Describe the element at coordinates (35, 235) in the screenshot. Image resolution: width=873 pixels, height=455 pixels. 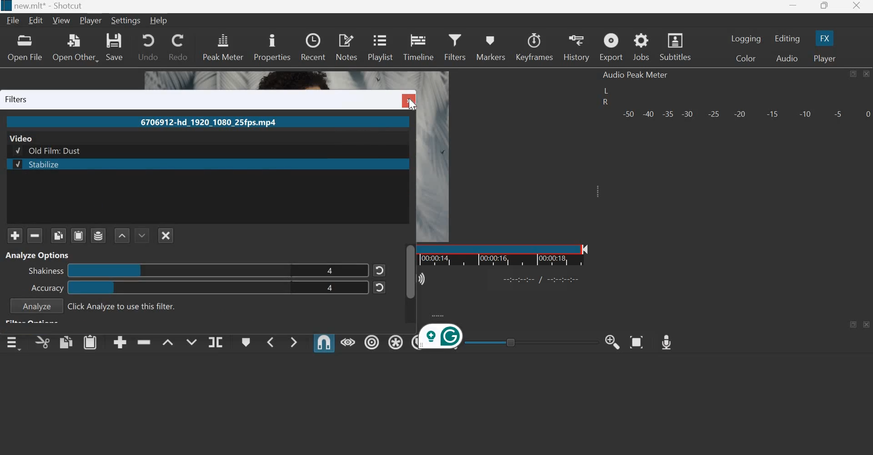
I see `remove selected filter` at that location.